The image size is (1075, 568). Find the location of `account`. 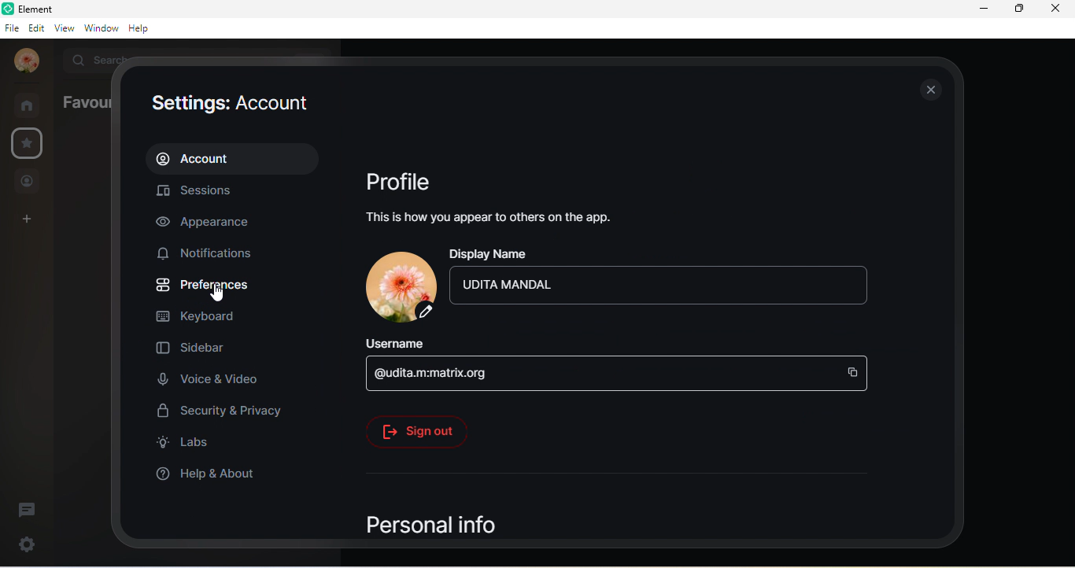

account is located at coordinates (235, 157).